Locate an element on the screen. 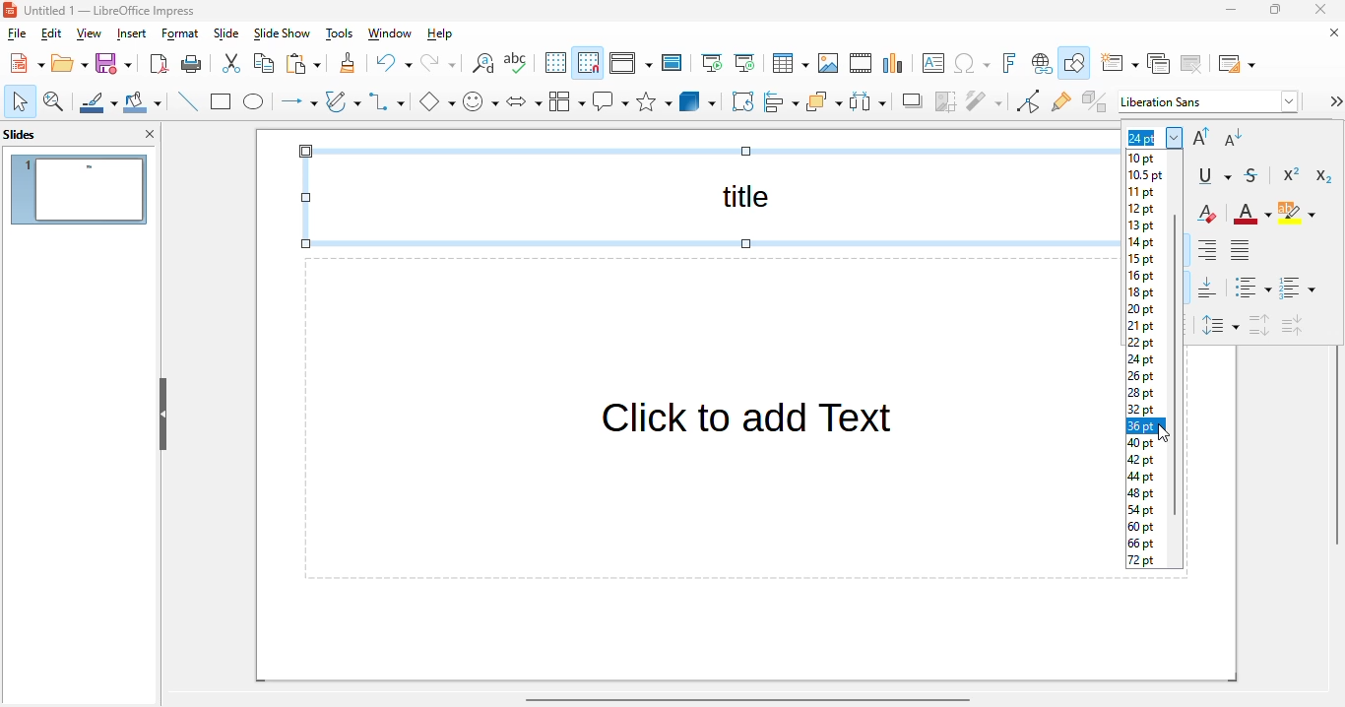 The height and width of the screenshot is (707, 1345). vertical scroll bar is located at coordinates (1177, 366).